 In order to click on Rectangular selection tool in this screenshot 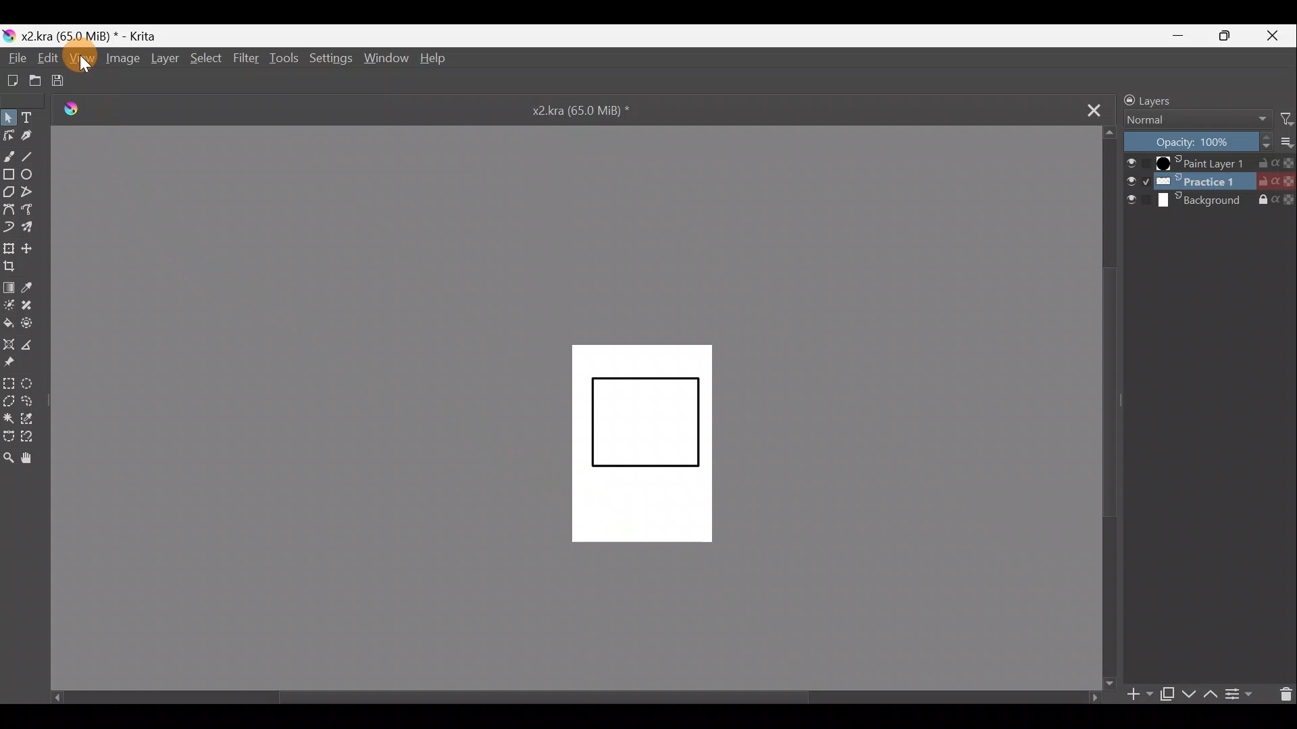, I will do `click(8, 383)`.